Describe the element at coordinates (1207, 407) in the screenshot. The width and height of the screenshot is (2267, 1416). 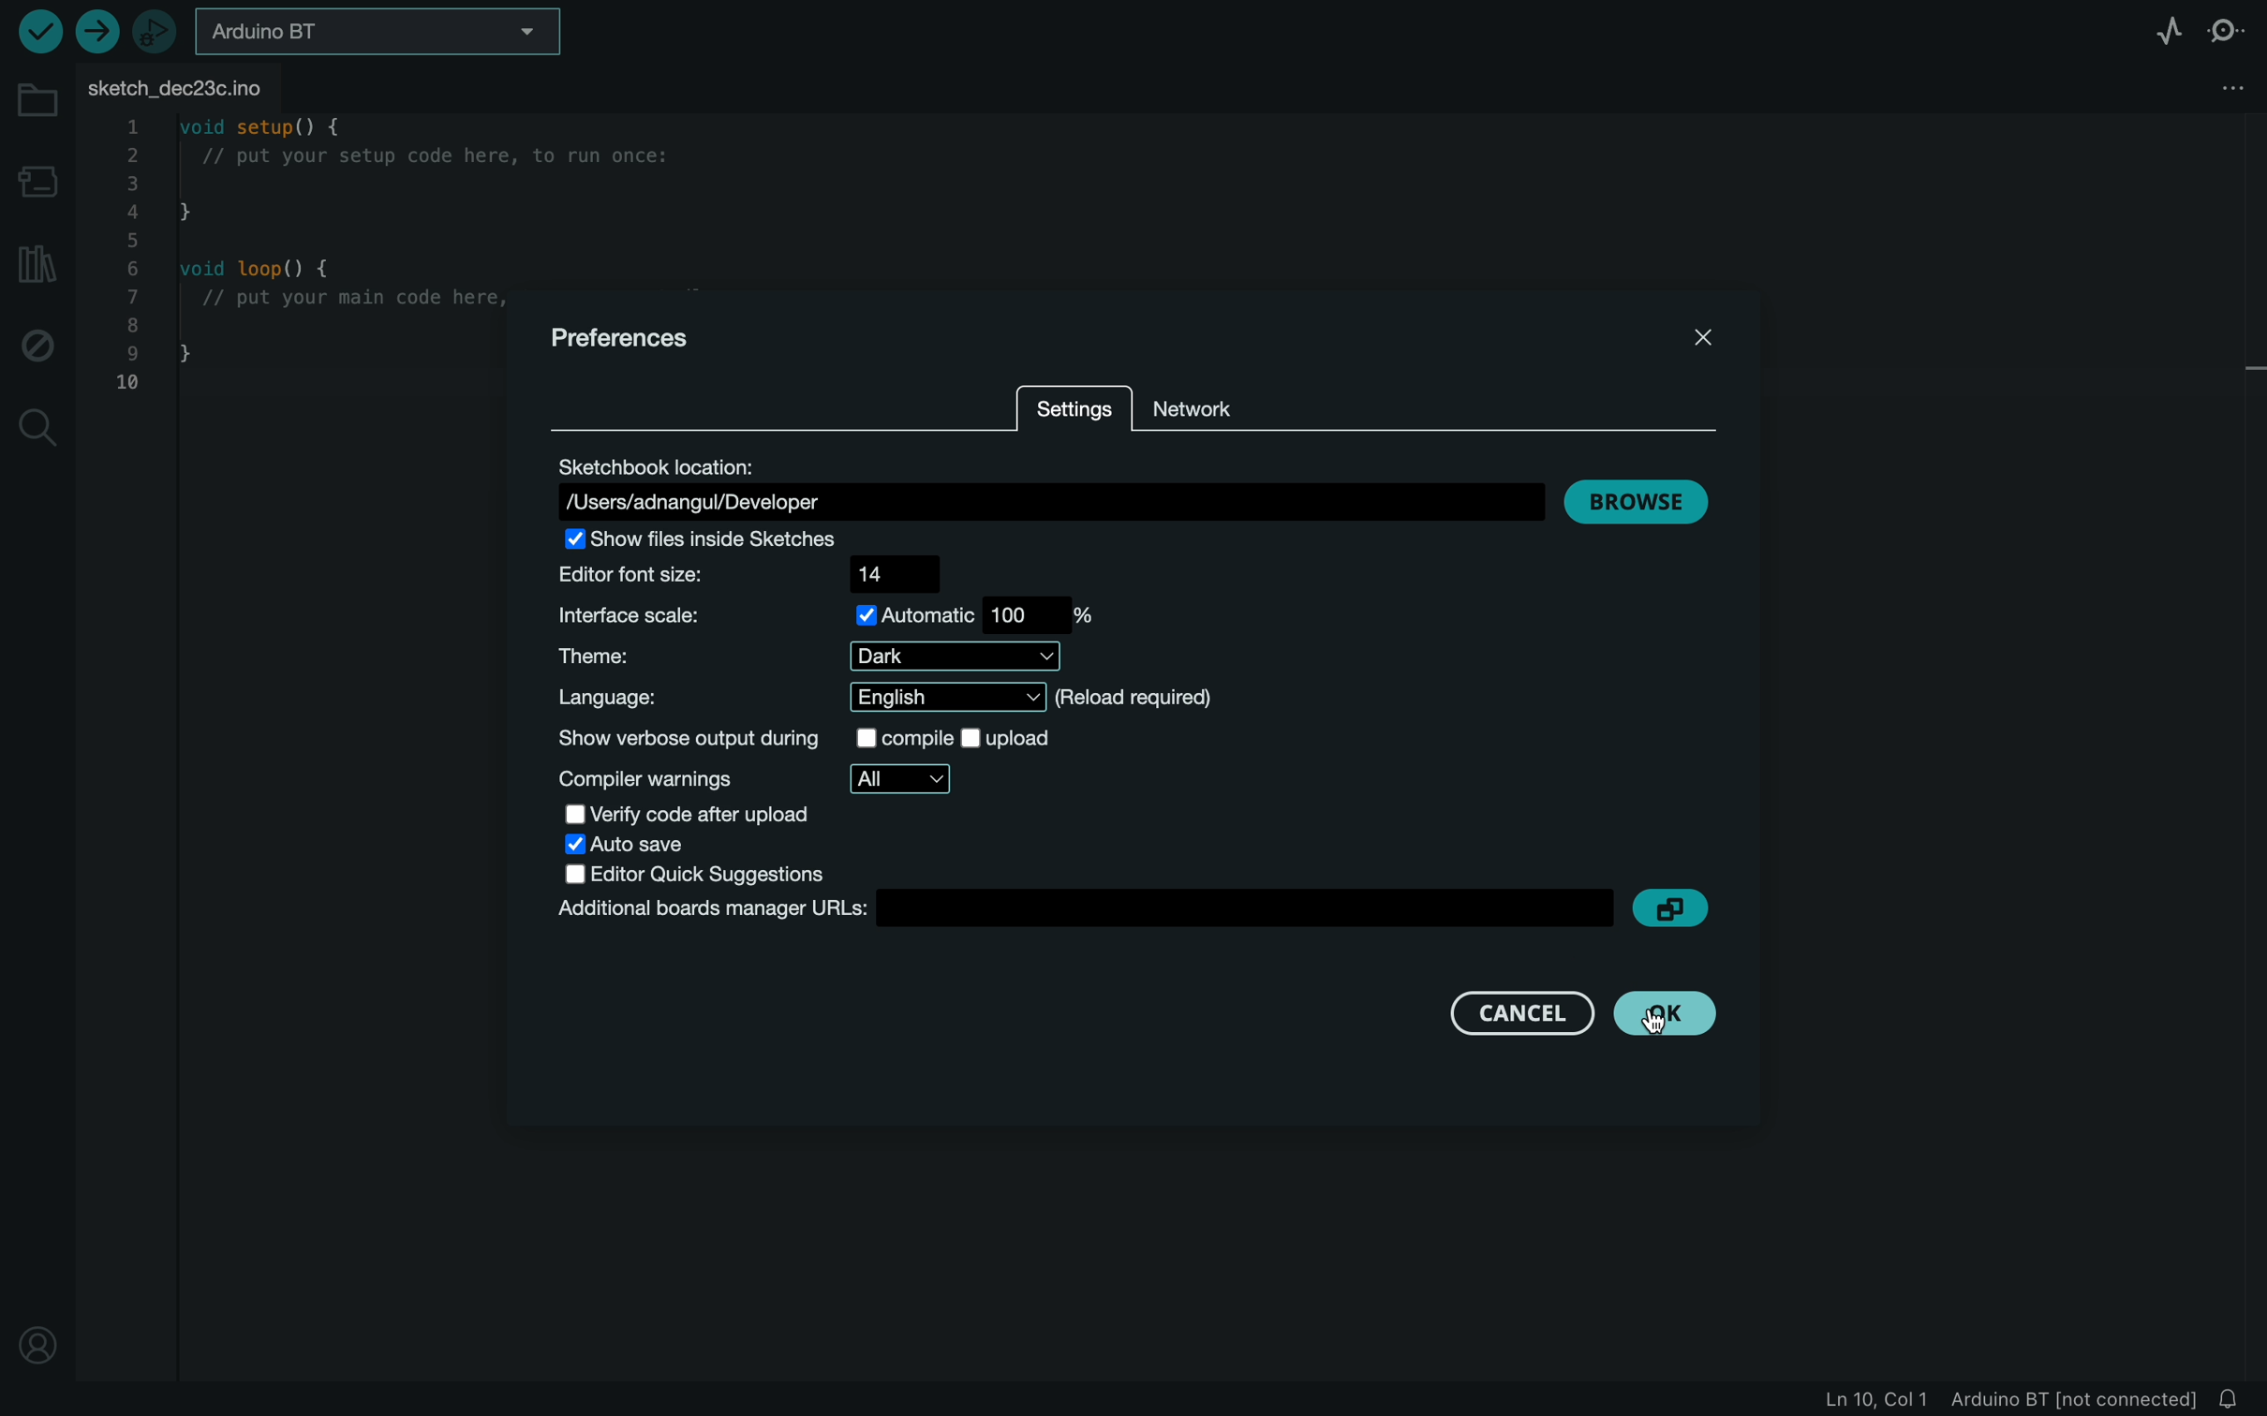
I see `network` at that location.